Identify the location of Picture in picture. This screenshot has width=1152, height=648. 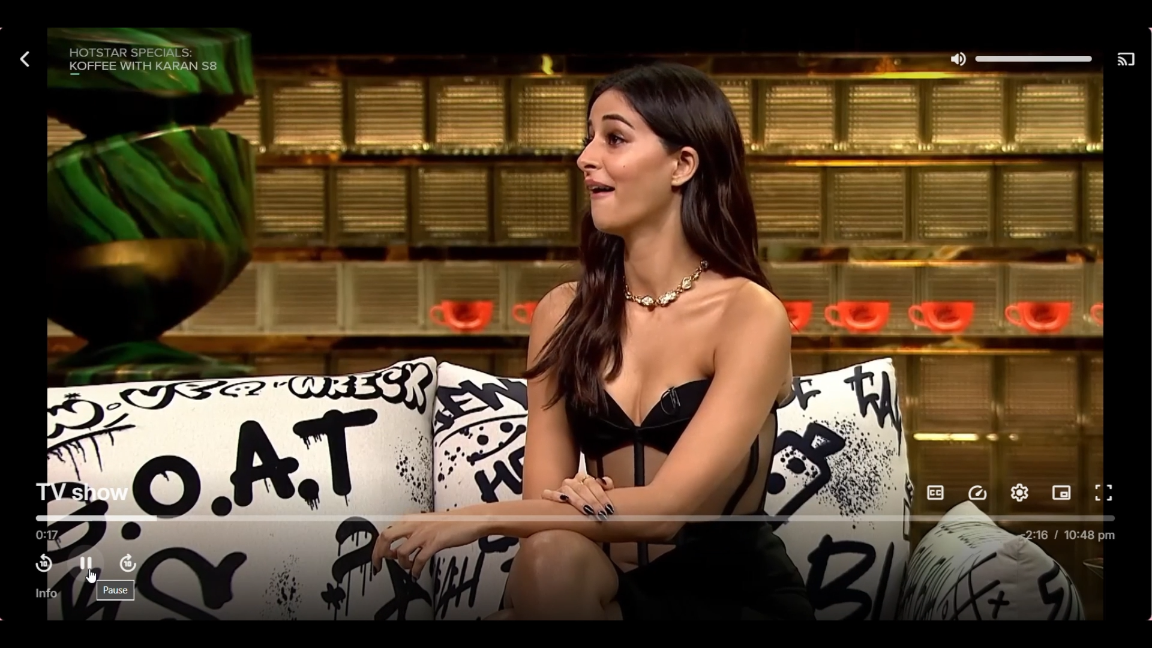
(1061, 493).